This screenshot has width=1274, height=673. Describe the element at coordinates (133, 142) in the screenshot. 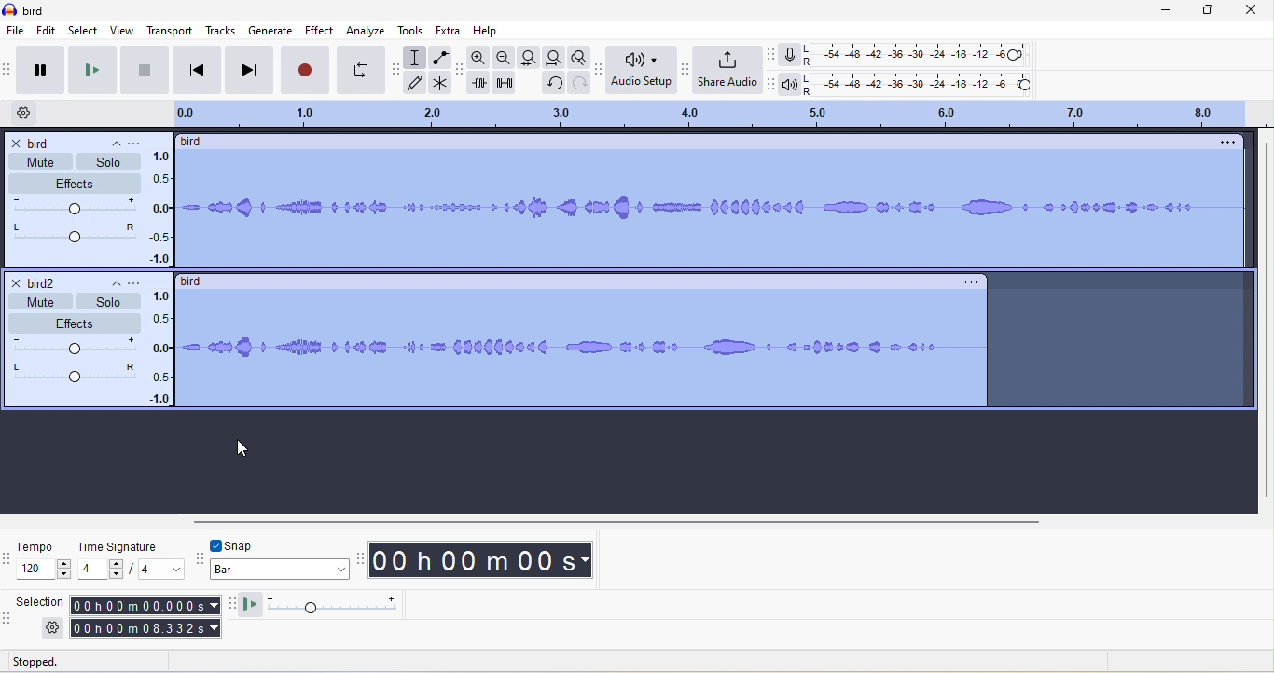

I see `open menu` at that location.